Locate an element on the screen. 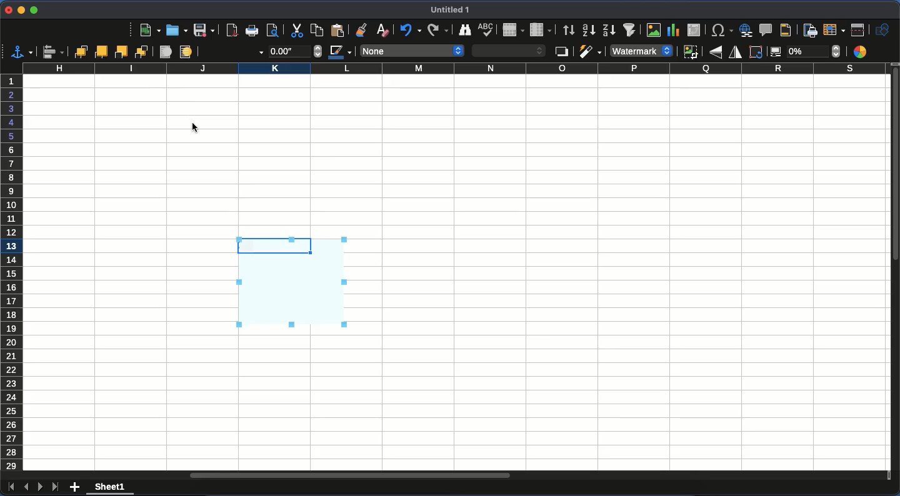  area style / filing is located at coordinates (510, 51).